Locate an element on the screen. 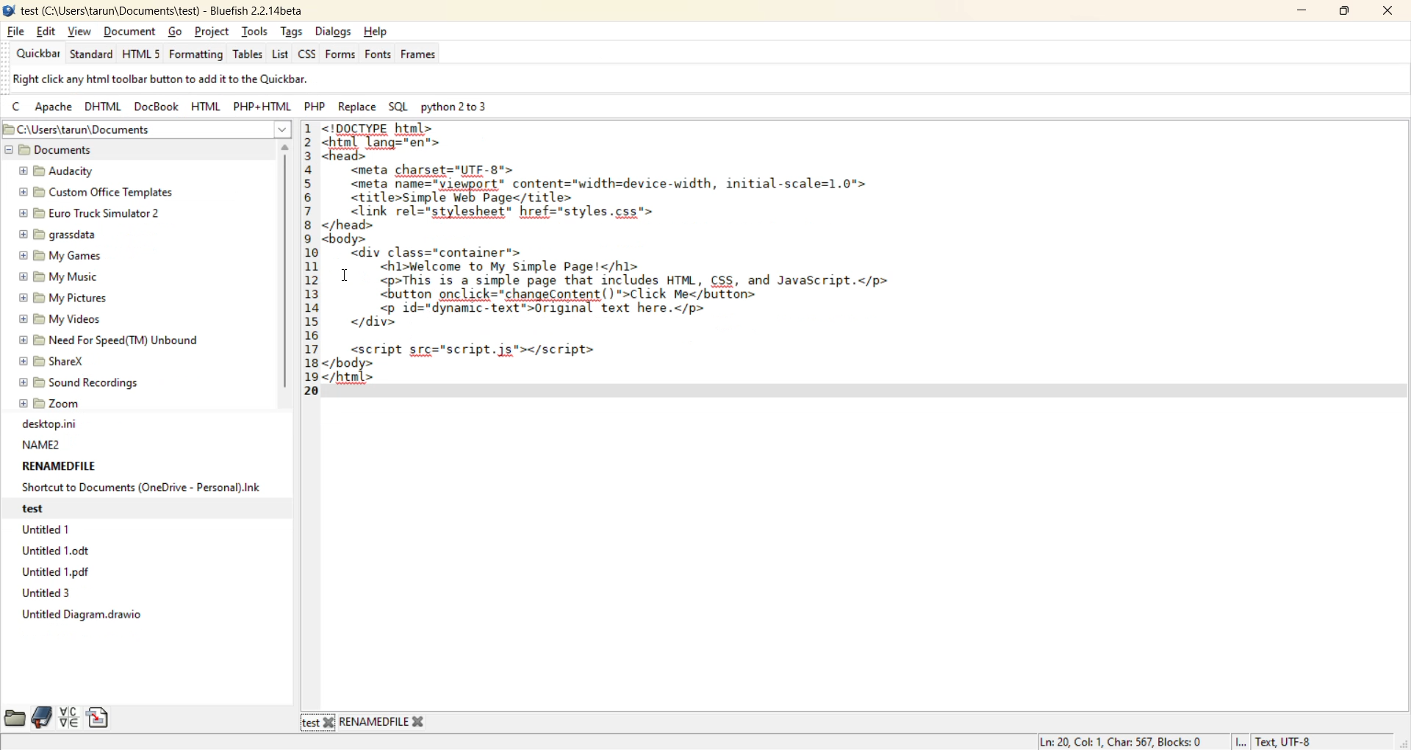 Image resolution: width=1411 pixels, height=750 pixels. desktop.ini is located at coordinates (51, 424).